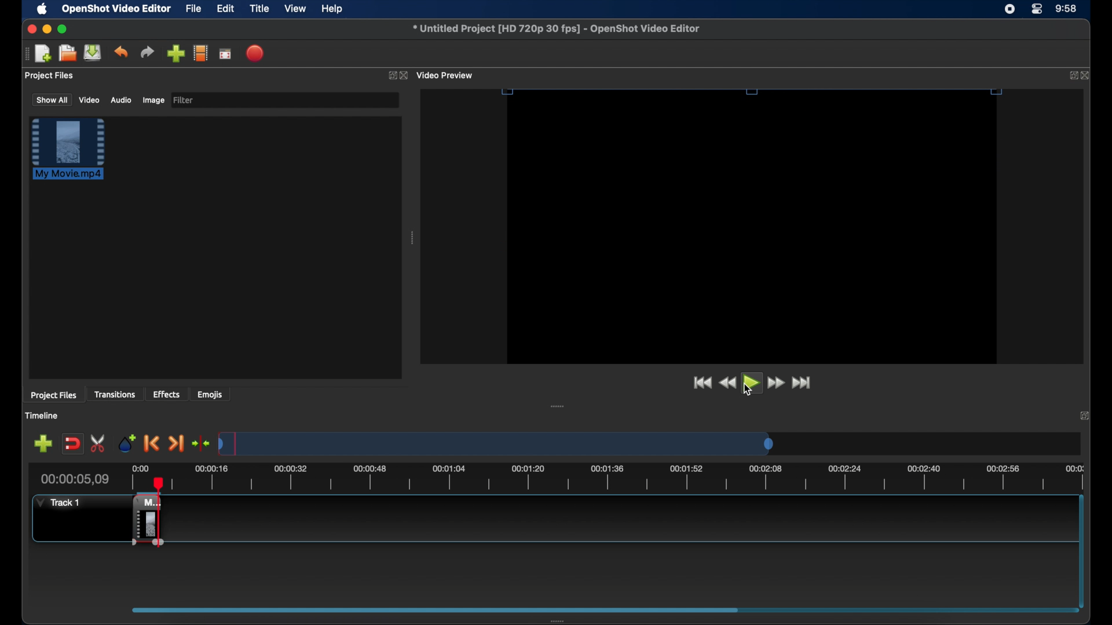 This screenshot has width=1112, height=625. Describe the element at coordinates (43, 444) in the screenshot. I see `add track` at that location.